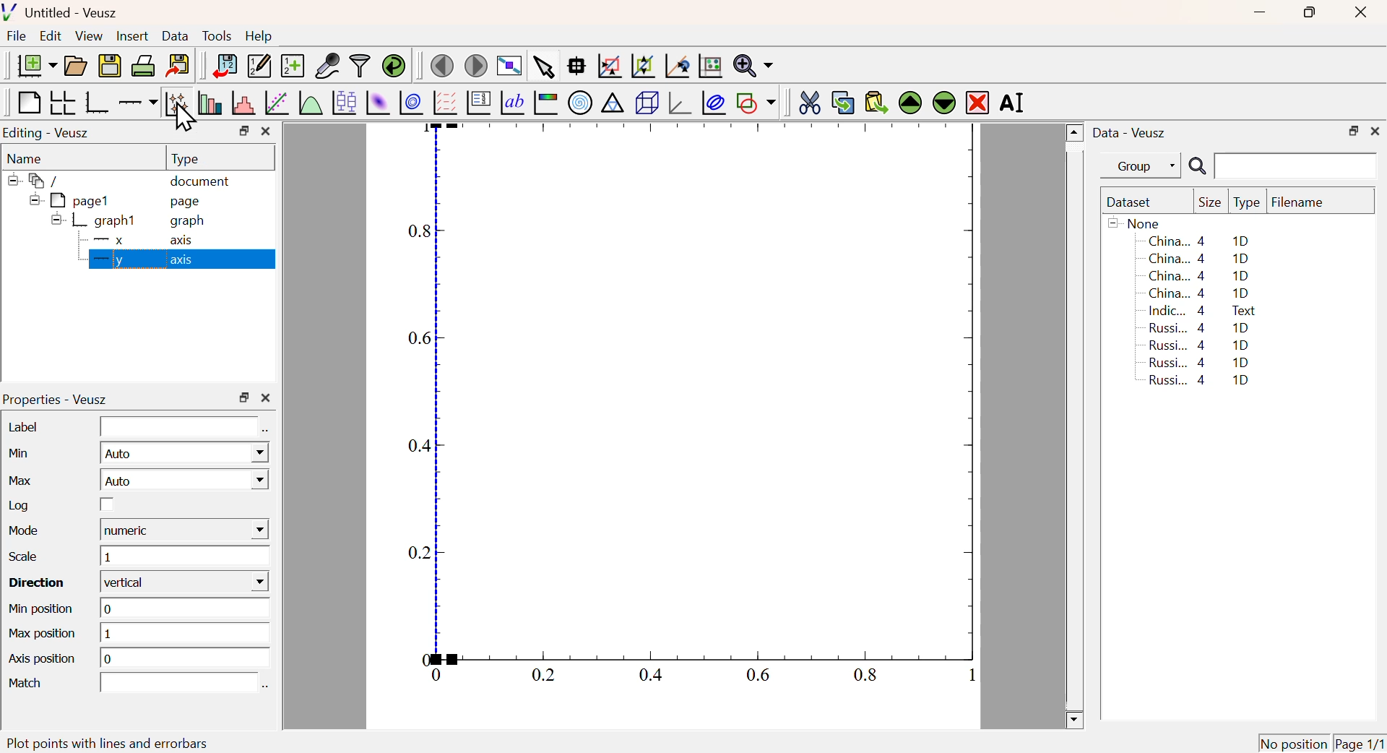 The image size is (1387, 753). What do you see at coordinates (756, 102) in the screenshot?
I see `Add a shape` at bounding box center [756, 102].